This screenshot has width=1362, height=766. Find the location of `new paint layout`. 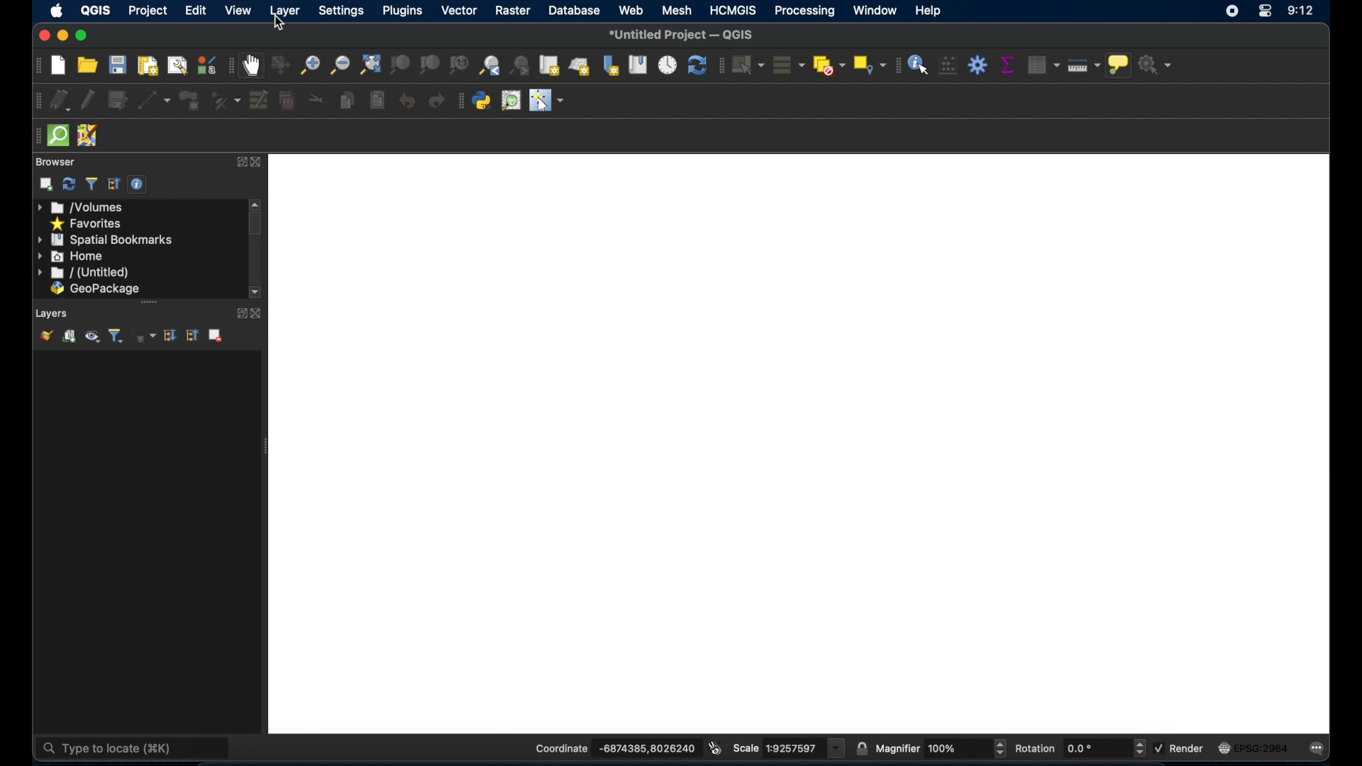

new paint layout is located at coordinates (148, 65).